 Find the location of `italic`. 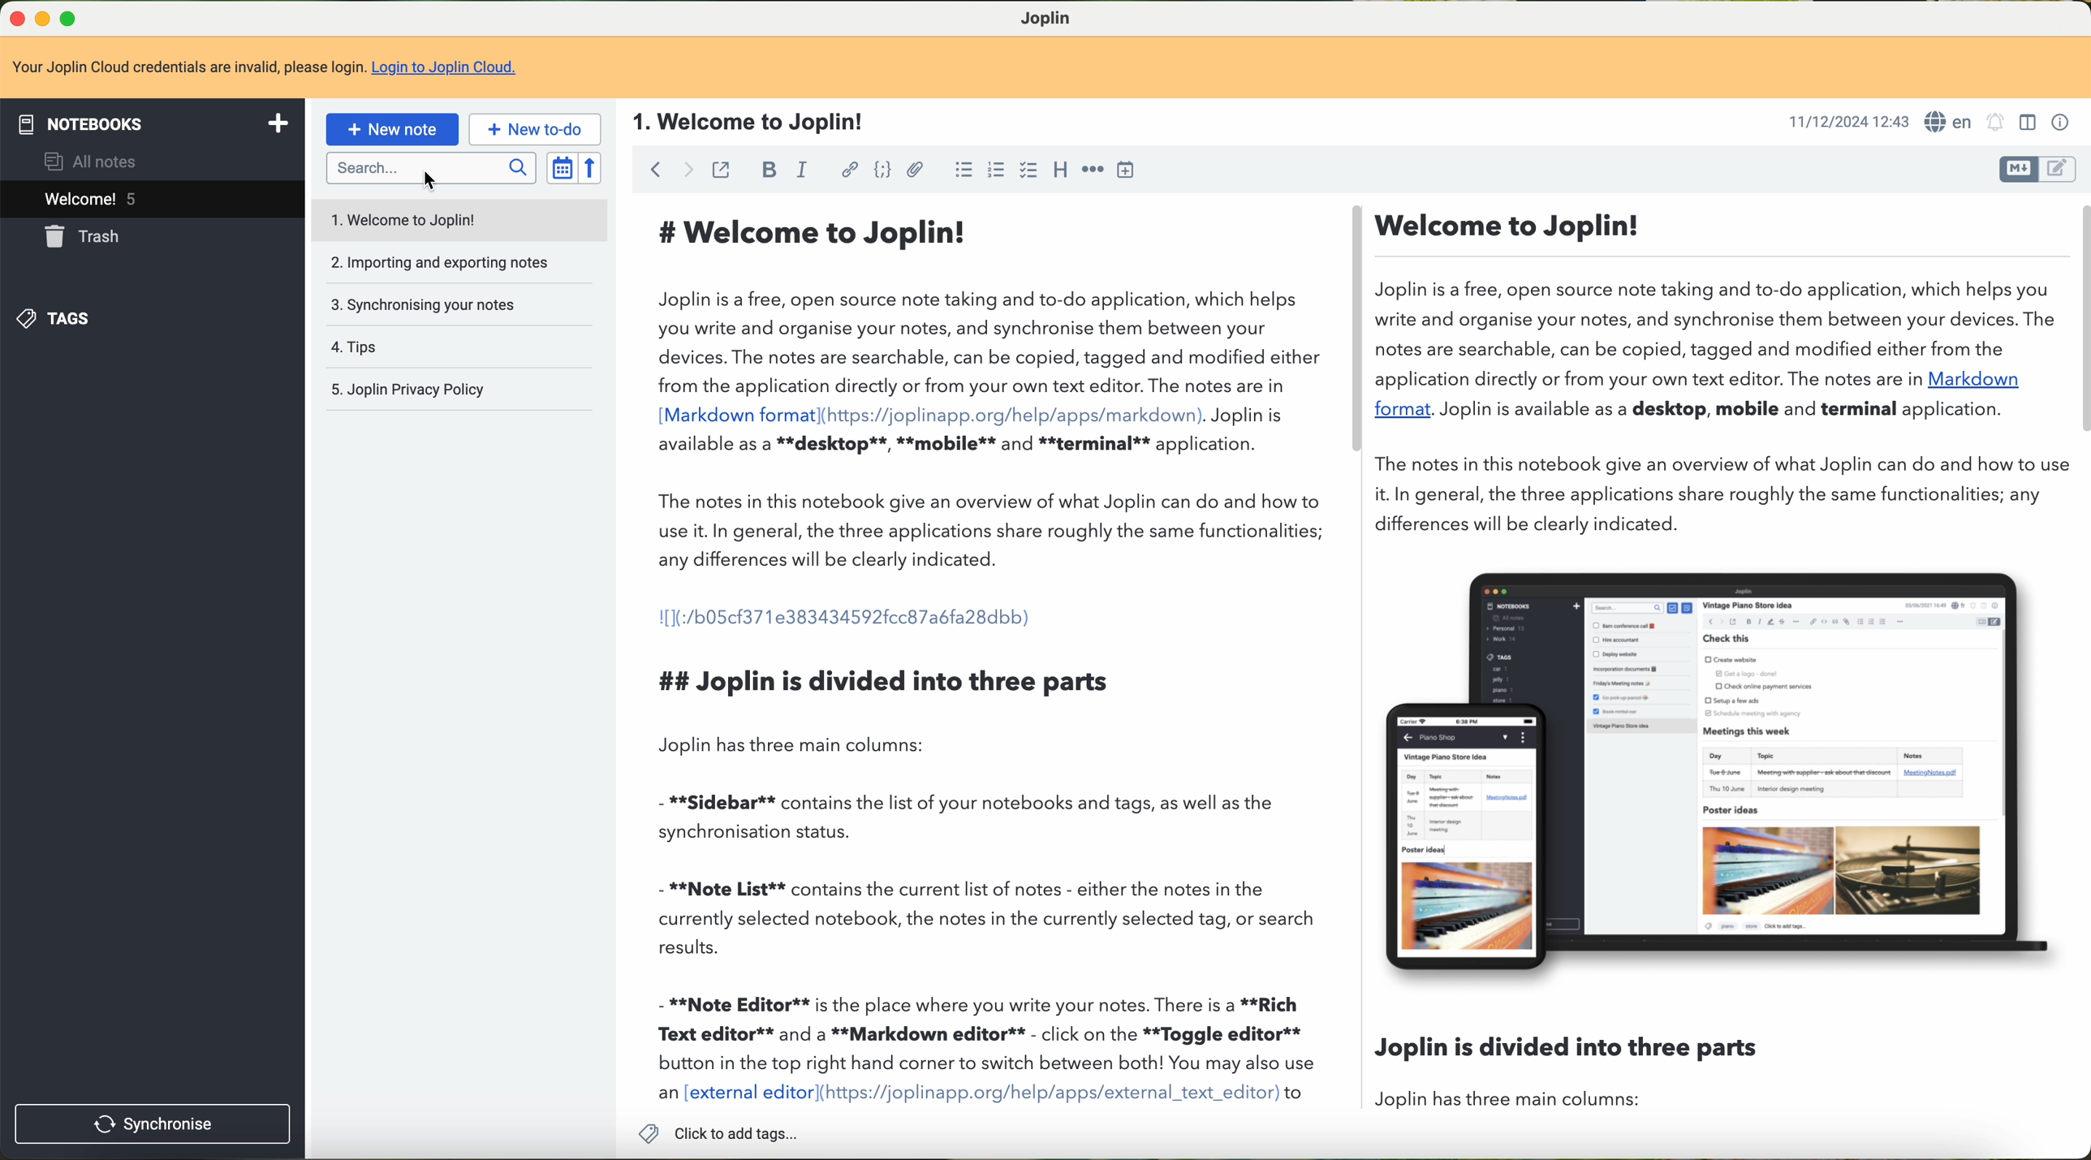

italic is located at coordinates (806, 170).